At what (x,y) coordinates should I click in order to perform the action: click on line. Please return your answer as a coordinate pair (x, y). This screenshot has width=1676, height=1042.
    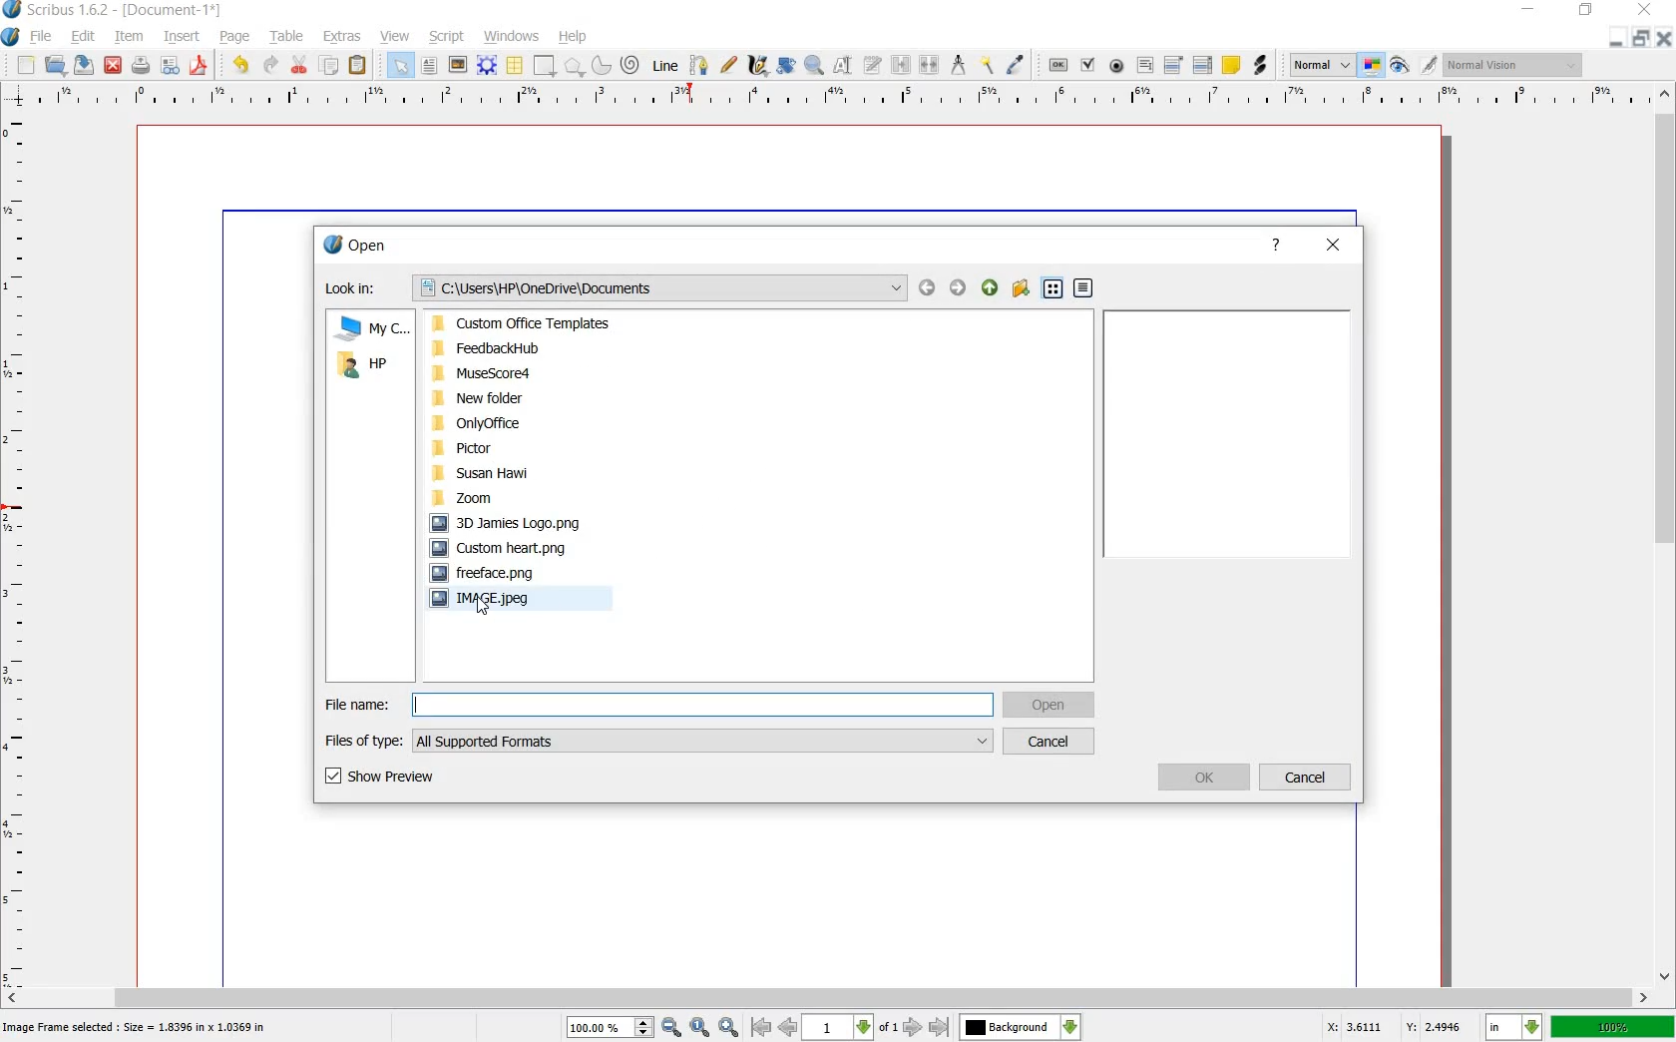
    Looking at the image, I should click on (664, 66).